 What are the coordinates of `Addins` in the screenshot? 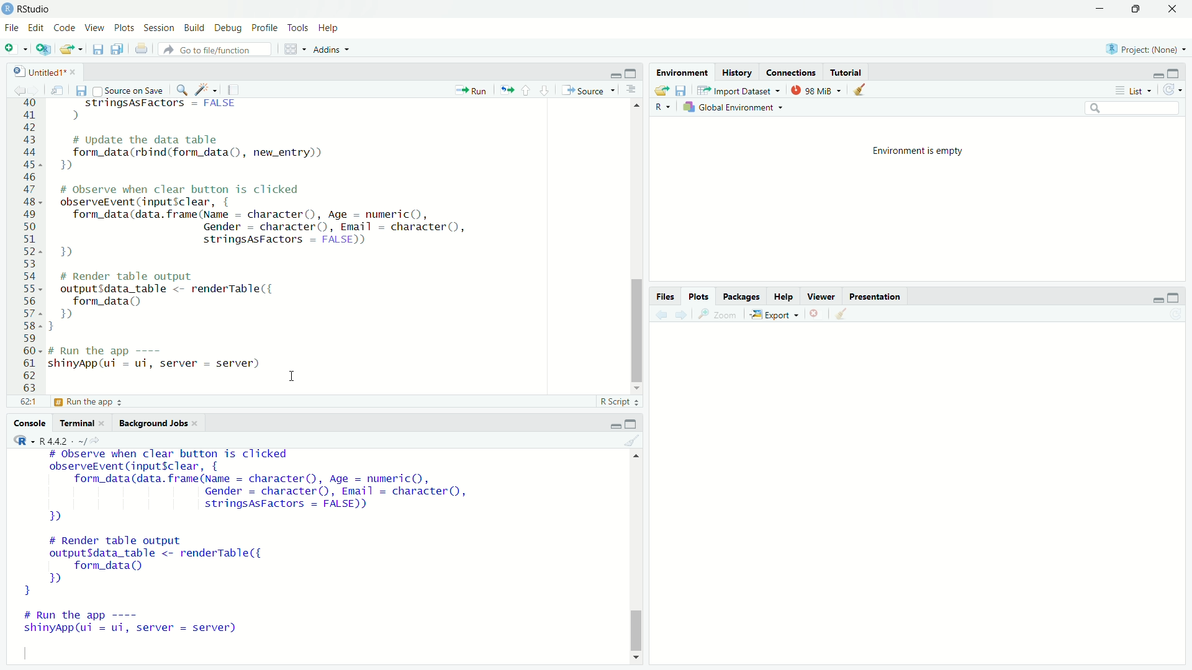 It's located at (332, 48).